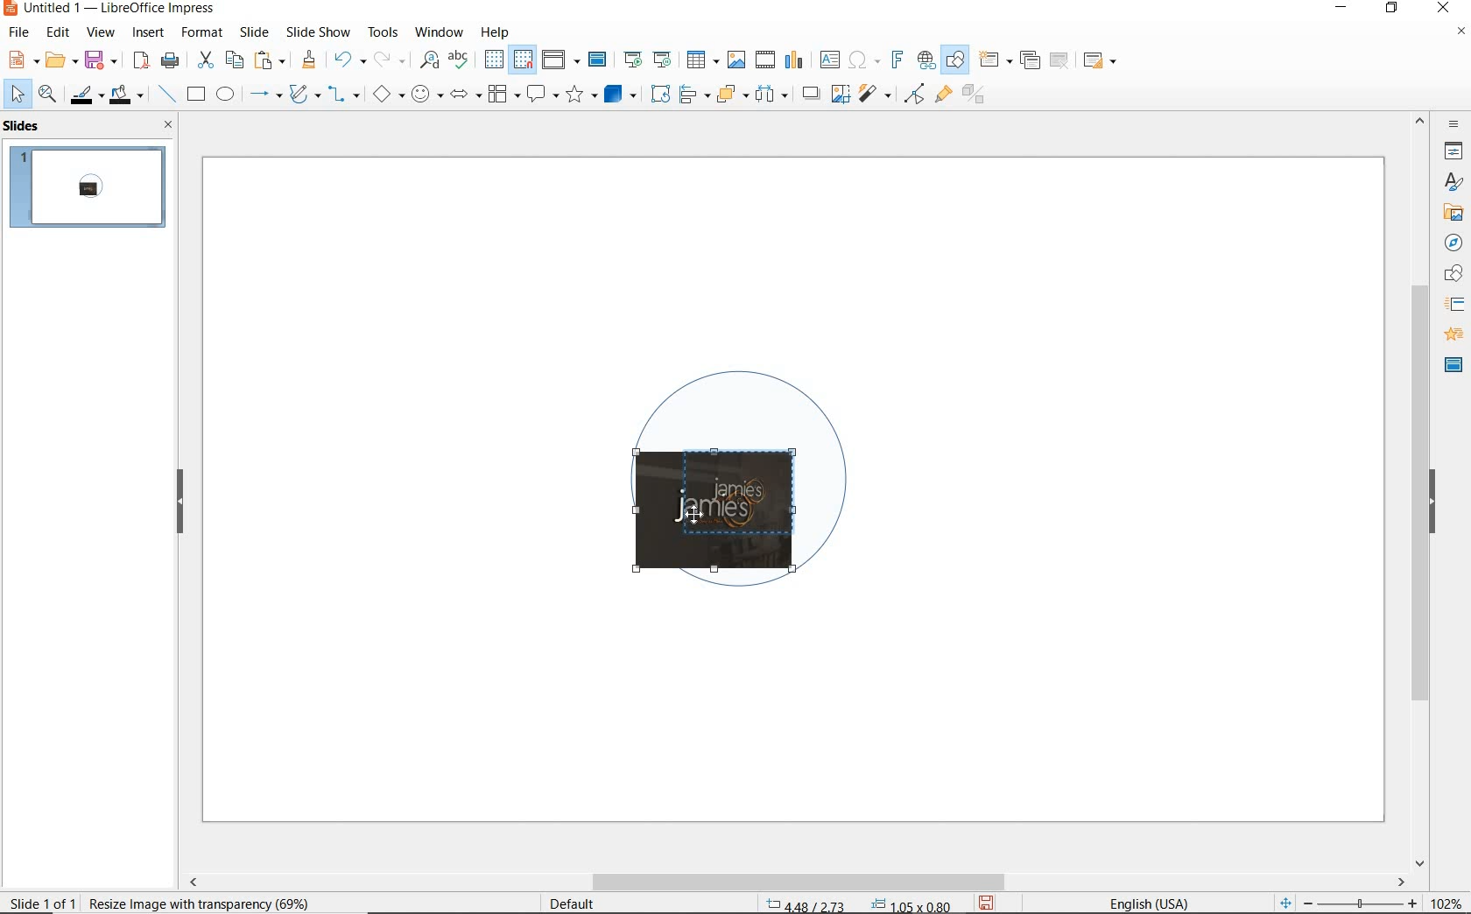 Image resolution: width=1471 pixels, height=914 pixels. What do you see at coordinates (940, 95) in the screenshot?
I see `show gluepoint functions` at bounding box center [940, 95].